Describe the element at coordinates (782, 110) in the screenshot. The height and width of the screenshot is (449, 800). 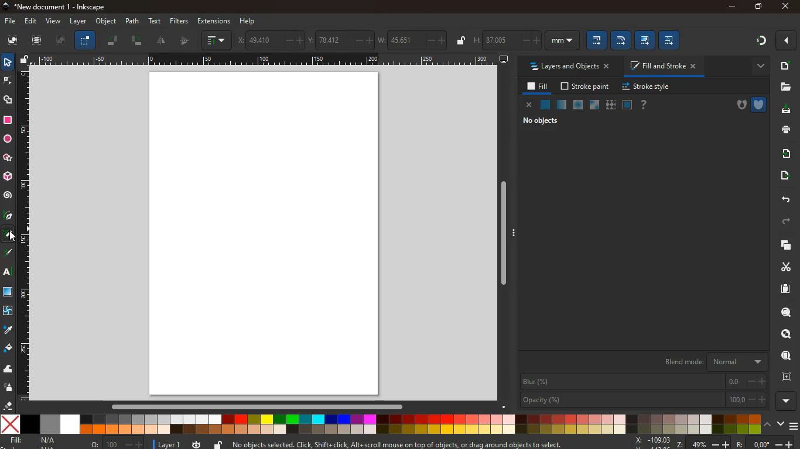
I see `download` at that location.